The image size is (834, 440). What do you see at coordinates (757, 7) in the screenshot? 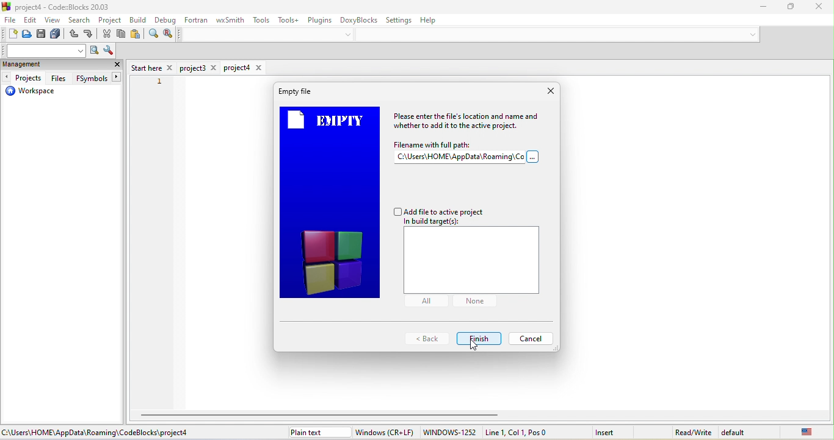
I see `minimize` at bounding box center [757, 7].